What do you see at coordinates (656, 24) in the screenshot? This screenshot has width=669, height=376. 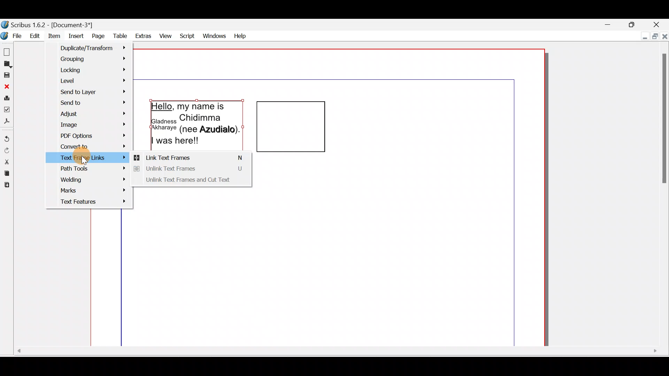 I see `Close` at bounding box center [656, 24].